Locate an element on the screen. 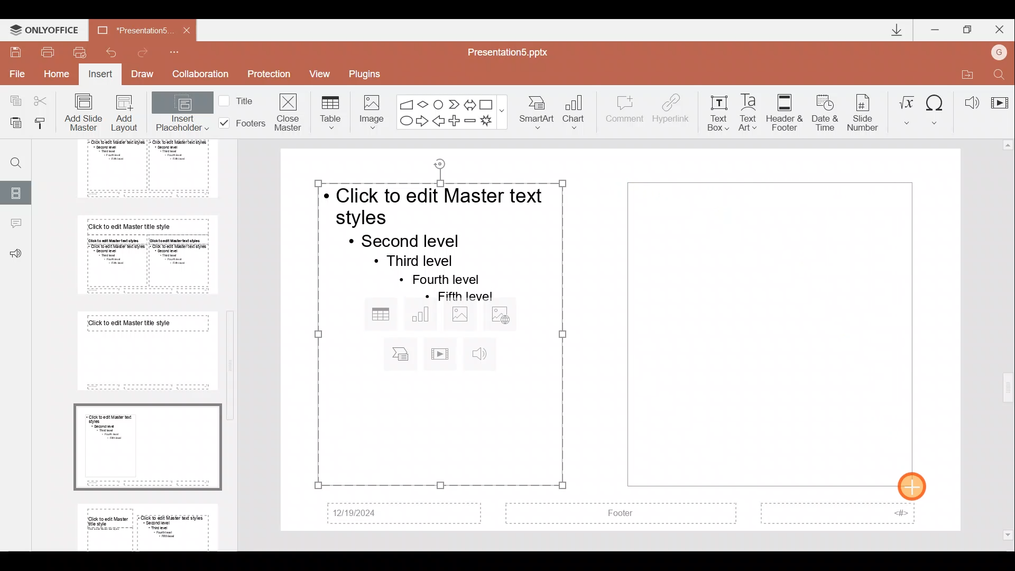 Image resolution: width=1015 pixels, height=571 pixels. Image is located at coordinates (368, 110).